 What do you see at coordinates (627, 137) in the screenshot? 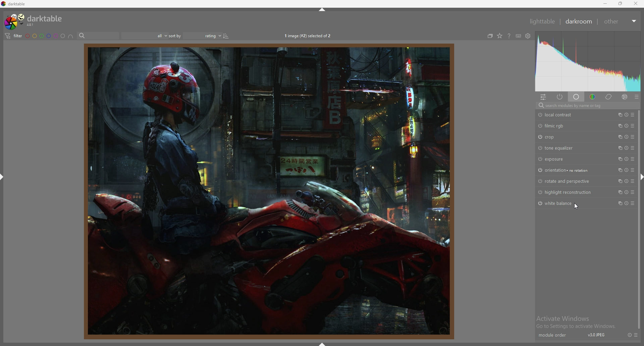
I see `reset` at bounding box center [627, 137].